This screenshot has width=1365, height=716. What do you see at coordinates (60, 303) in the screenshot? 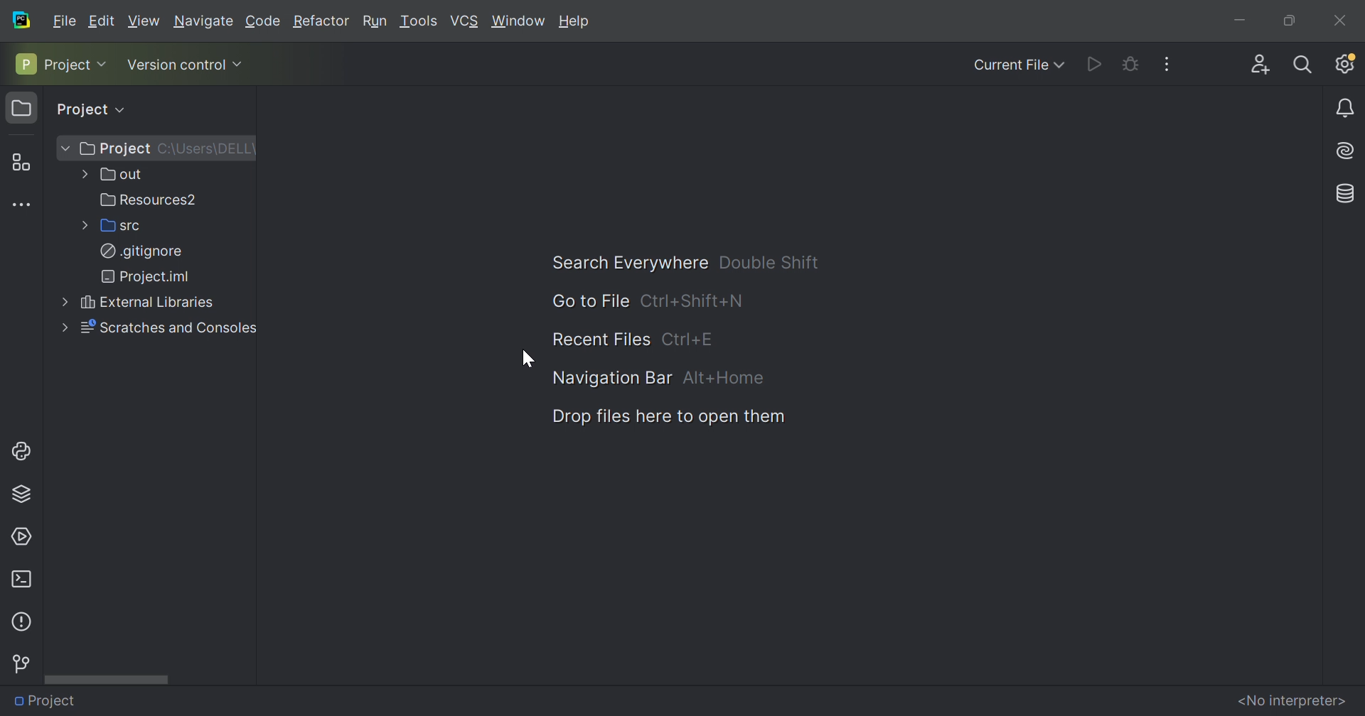
I see `More` at bounding box center [60, 303].